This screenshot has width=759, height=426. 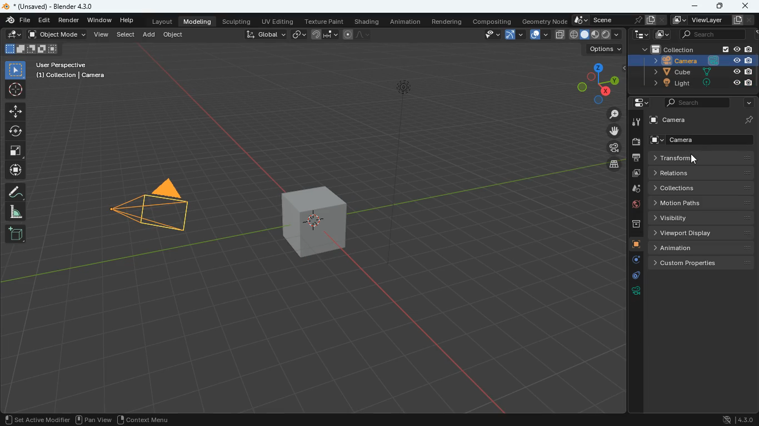 I want to click on blender, so click(x=16, y=21).